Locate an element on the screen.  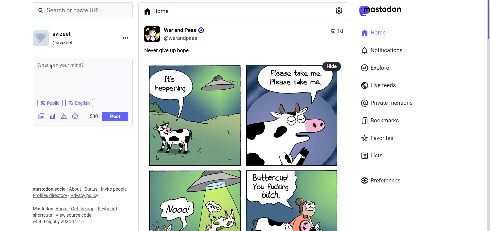
Setting is located at coordinates (338, 11).